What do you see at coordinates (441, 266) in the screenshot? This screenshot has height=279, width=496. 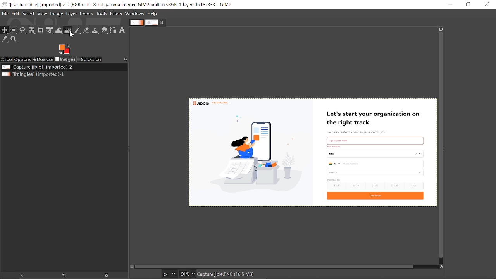 I see `Navigate the image display` at bounding box center [441, 266].